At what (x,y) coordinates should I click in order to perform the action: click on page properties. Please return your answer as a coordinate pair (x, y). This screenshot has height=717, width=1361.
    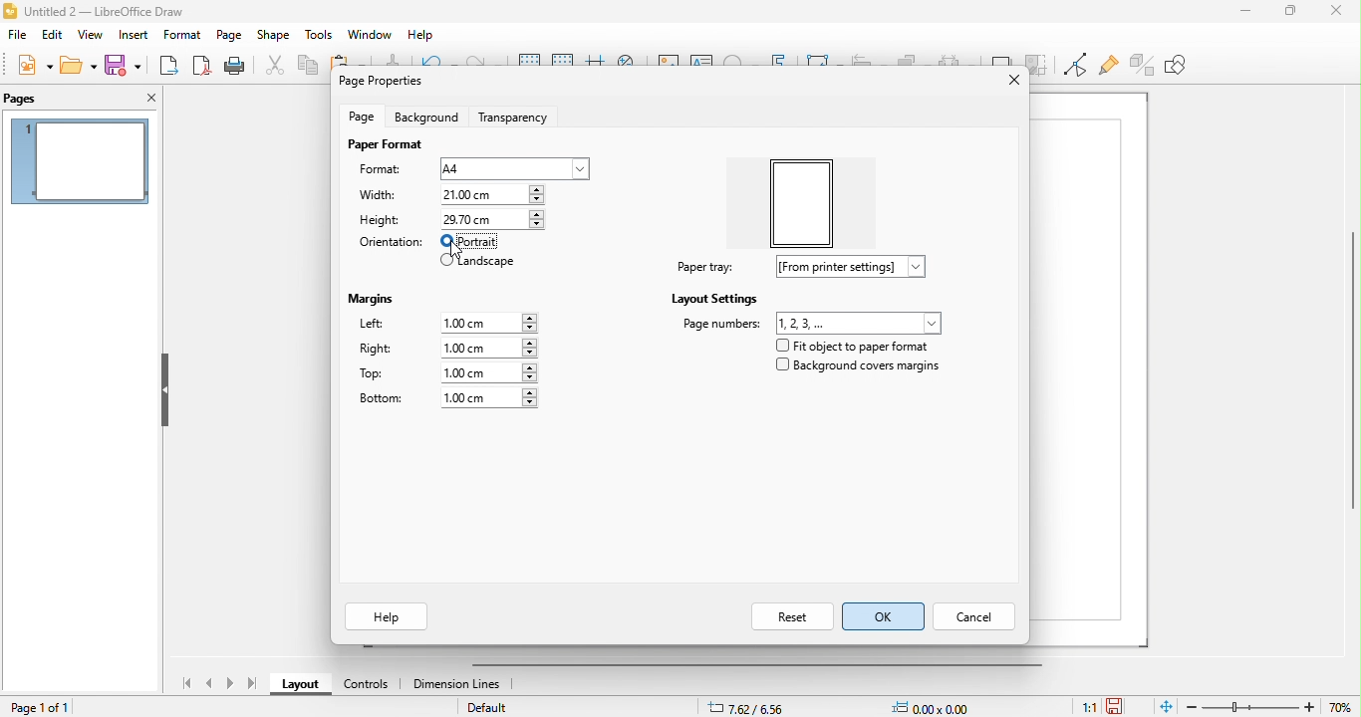
    Looking at the image, I should click on (379, 81).